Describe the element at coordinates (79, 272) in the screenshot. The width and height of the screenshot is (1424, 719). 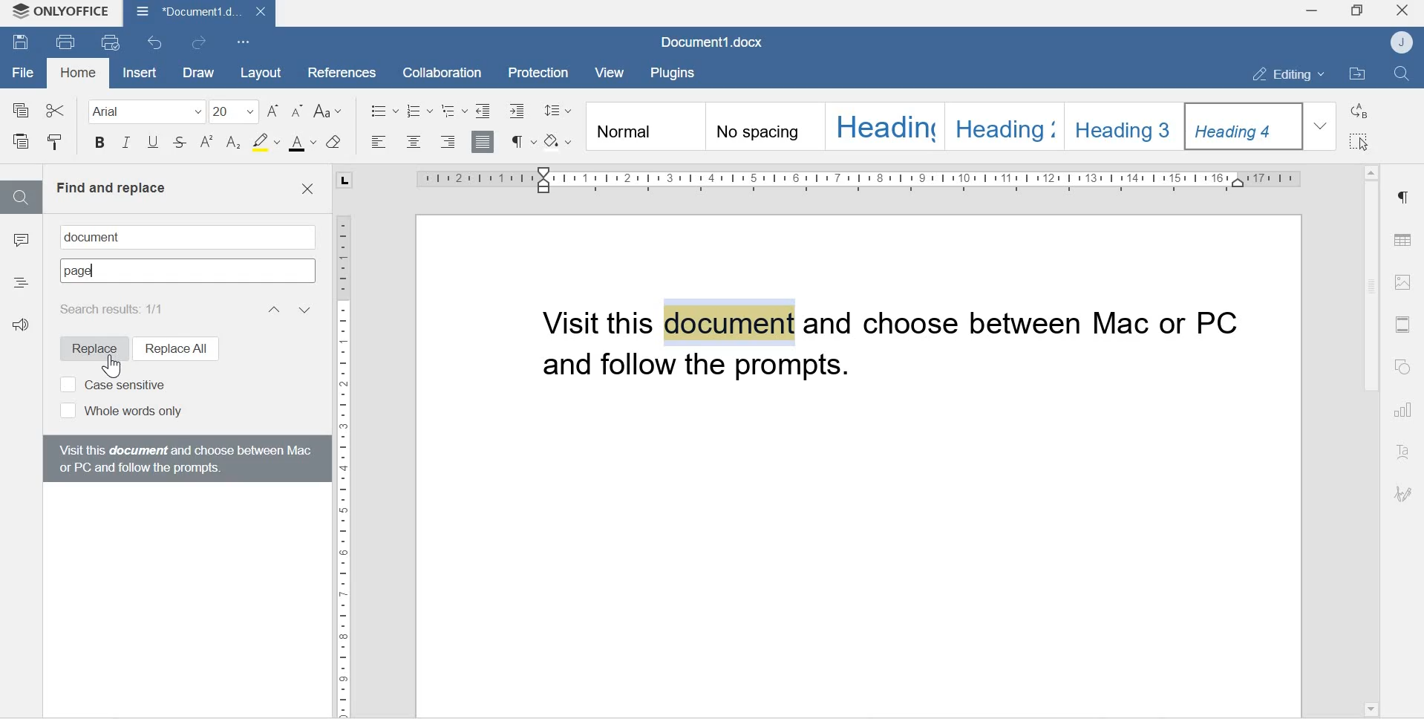
I see `Text` at that location.